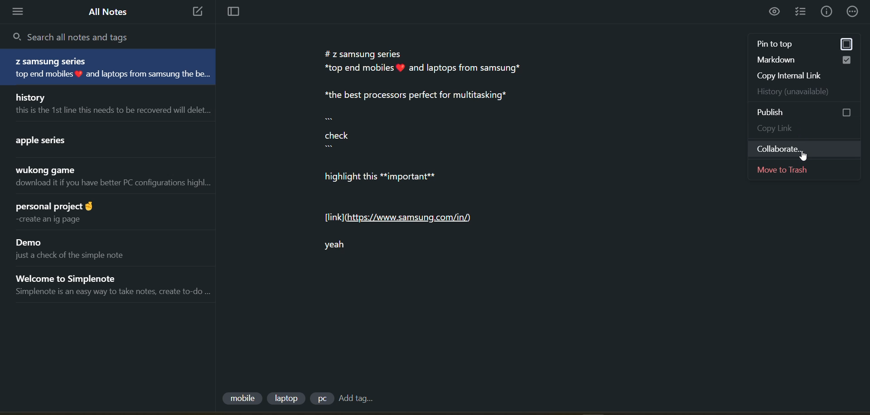  I want to click on markdown, so click(810, 61).